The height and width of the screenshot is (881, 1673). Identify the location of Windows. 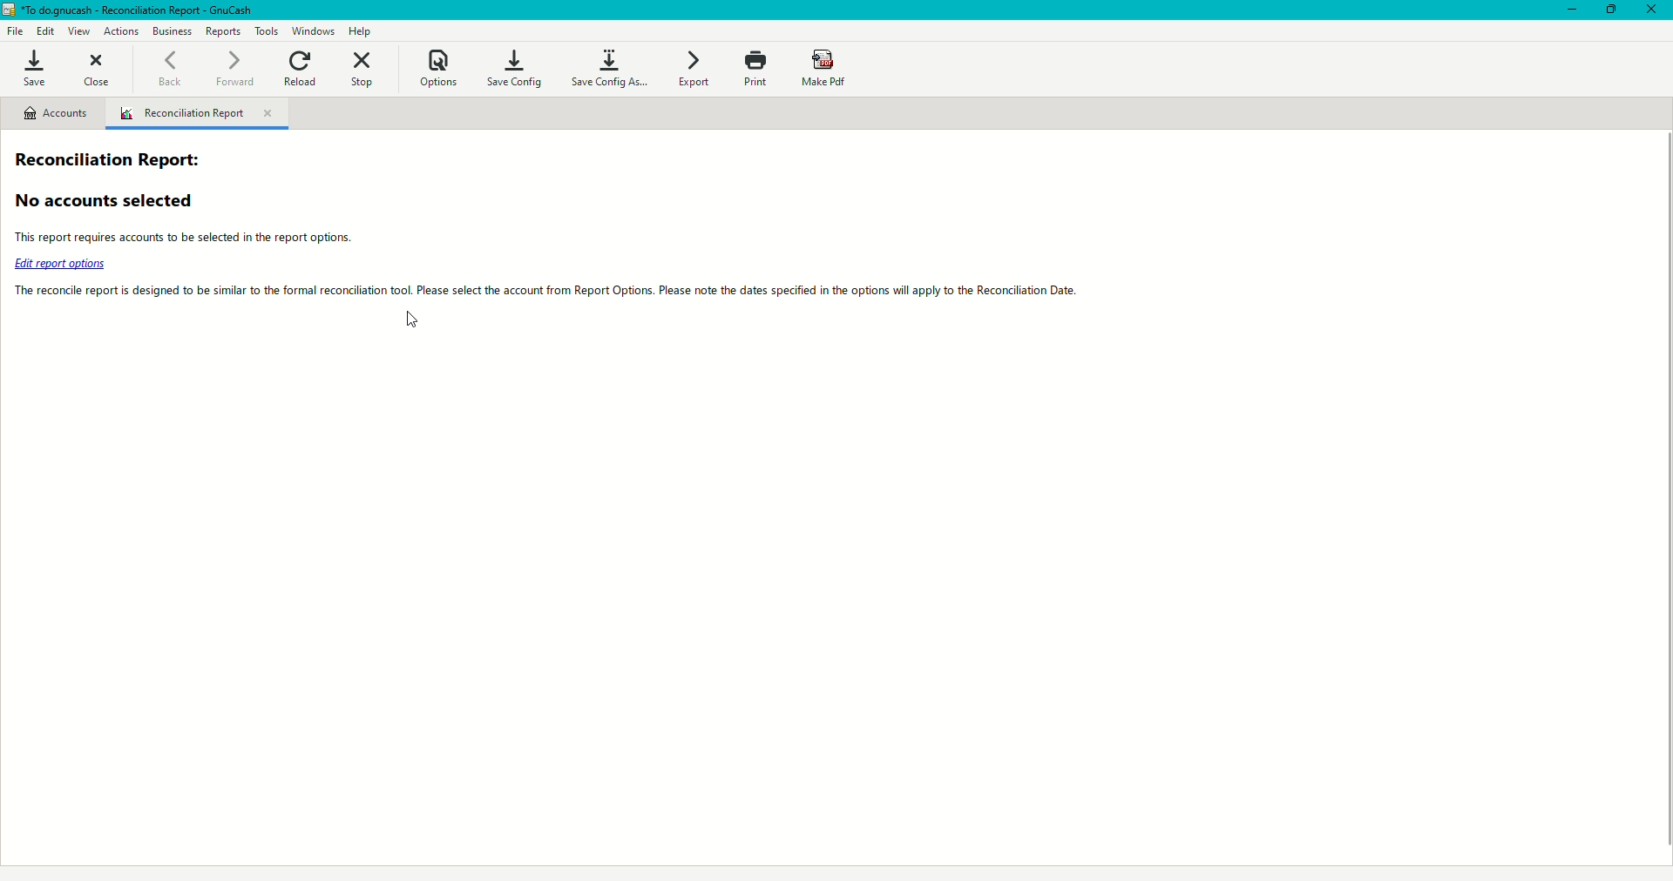
(317, 31).